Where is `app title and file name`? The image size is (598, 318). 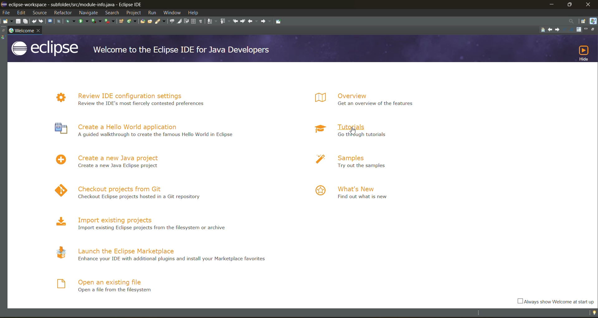
app title and file name is located at coordinates (88, 5).